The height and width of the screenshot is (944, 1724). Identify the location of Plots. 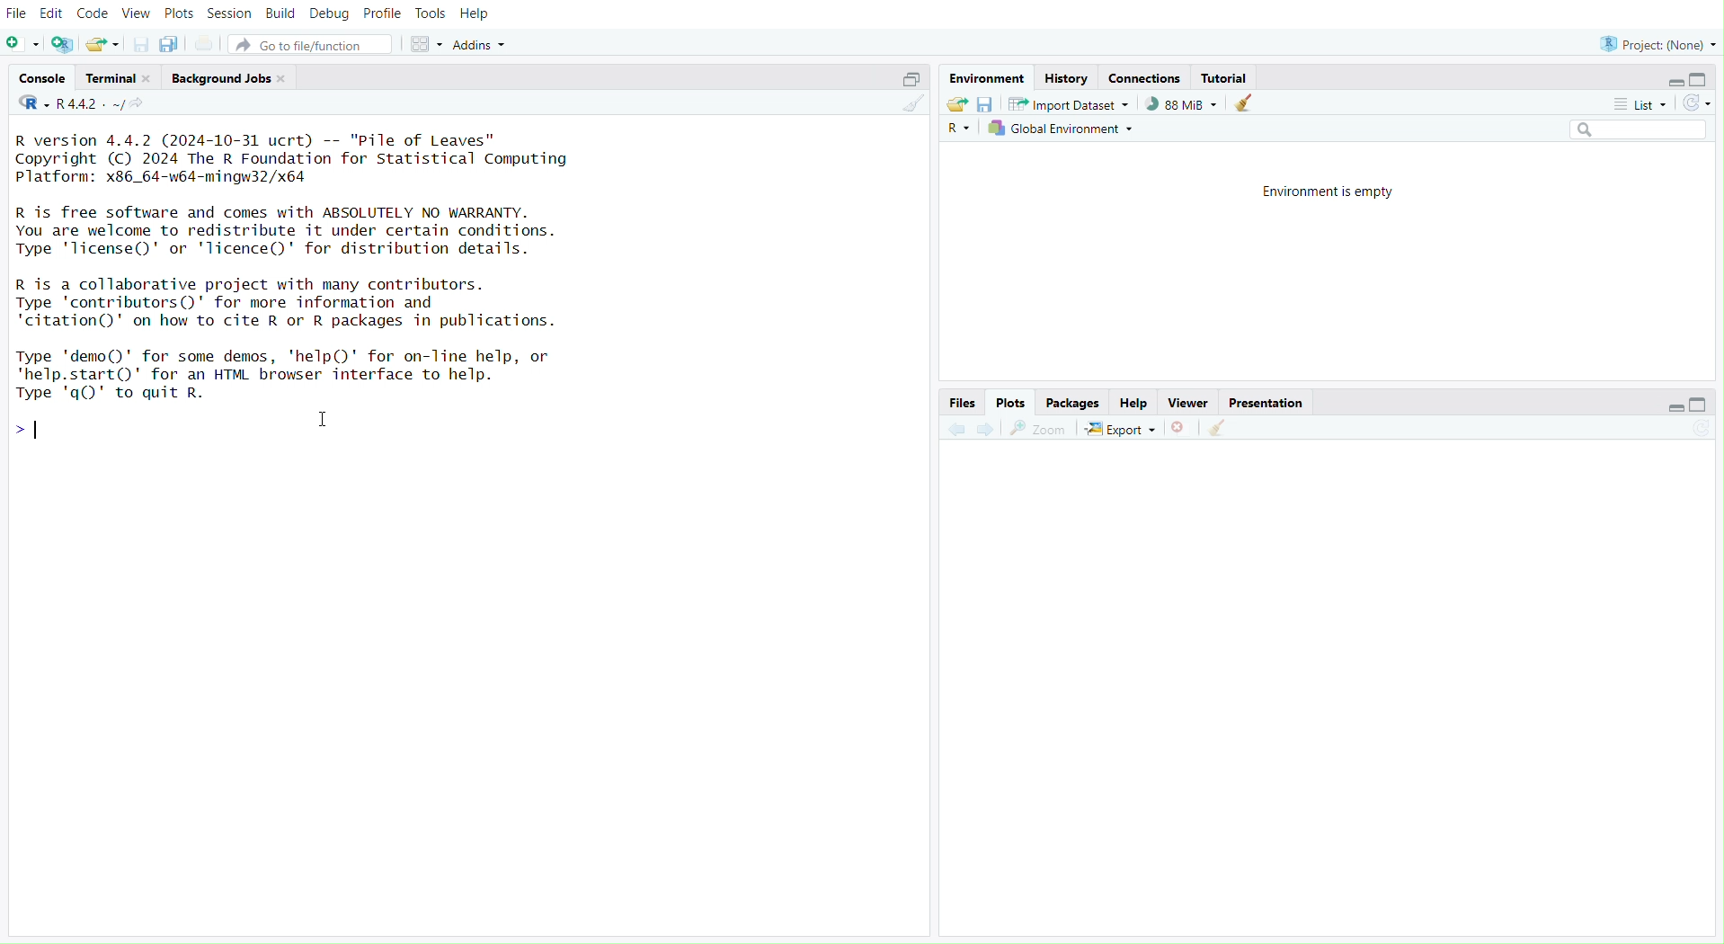
(177, 13).